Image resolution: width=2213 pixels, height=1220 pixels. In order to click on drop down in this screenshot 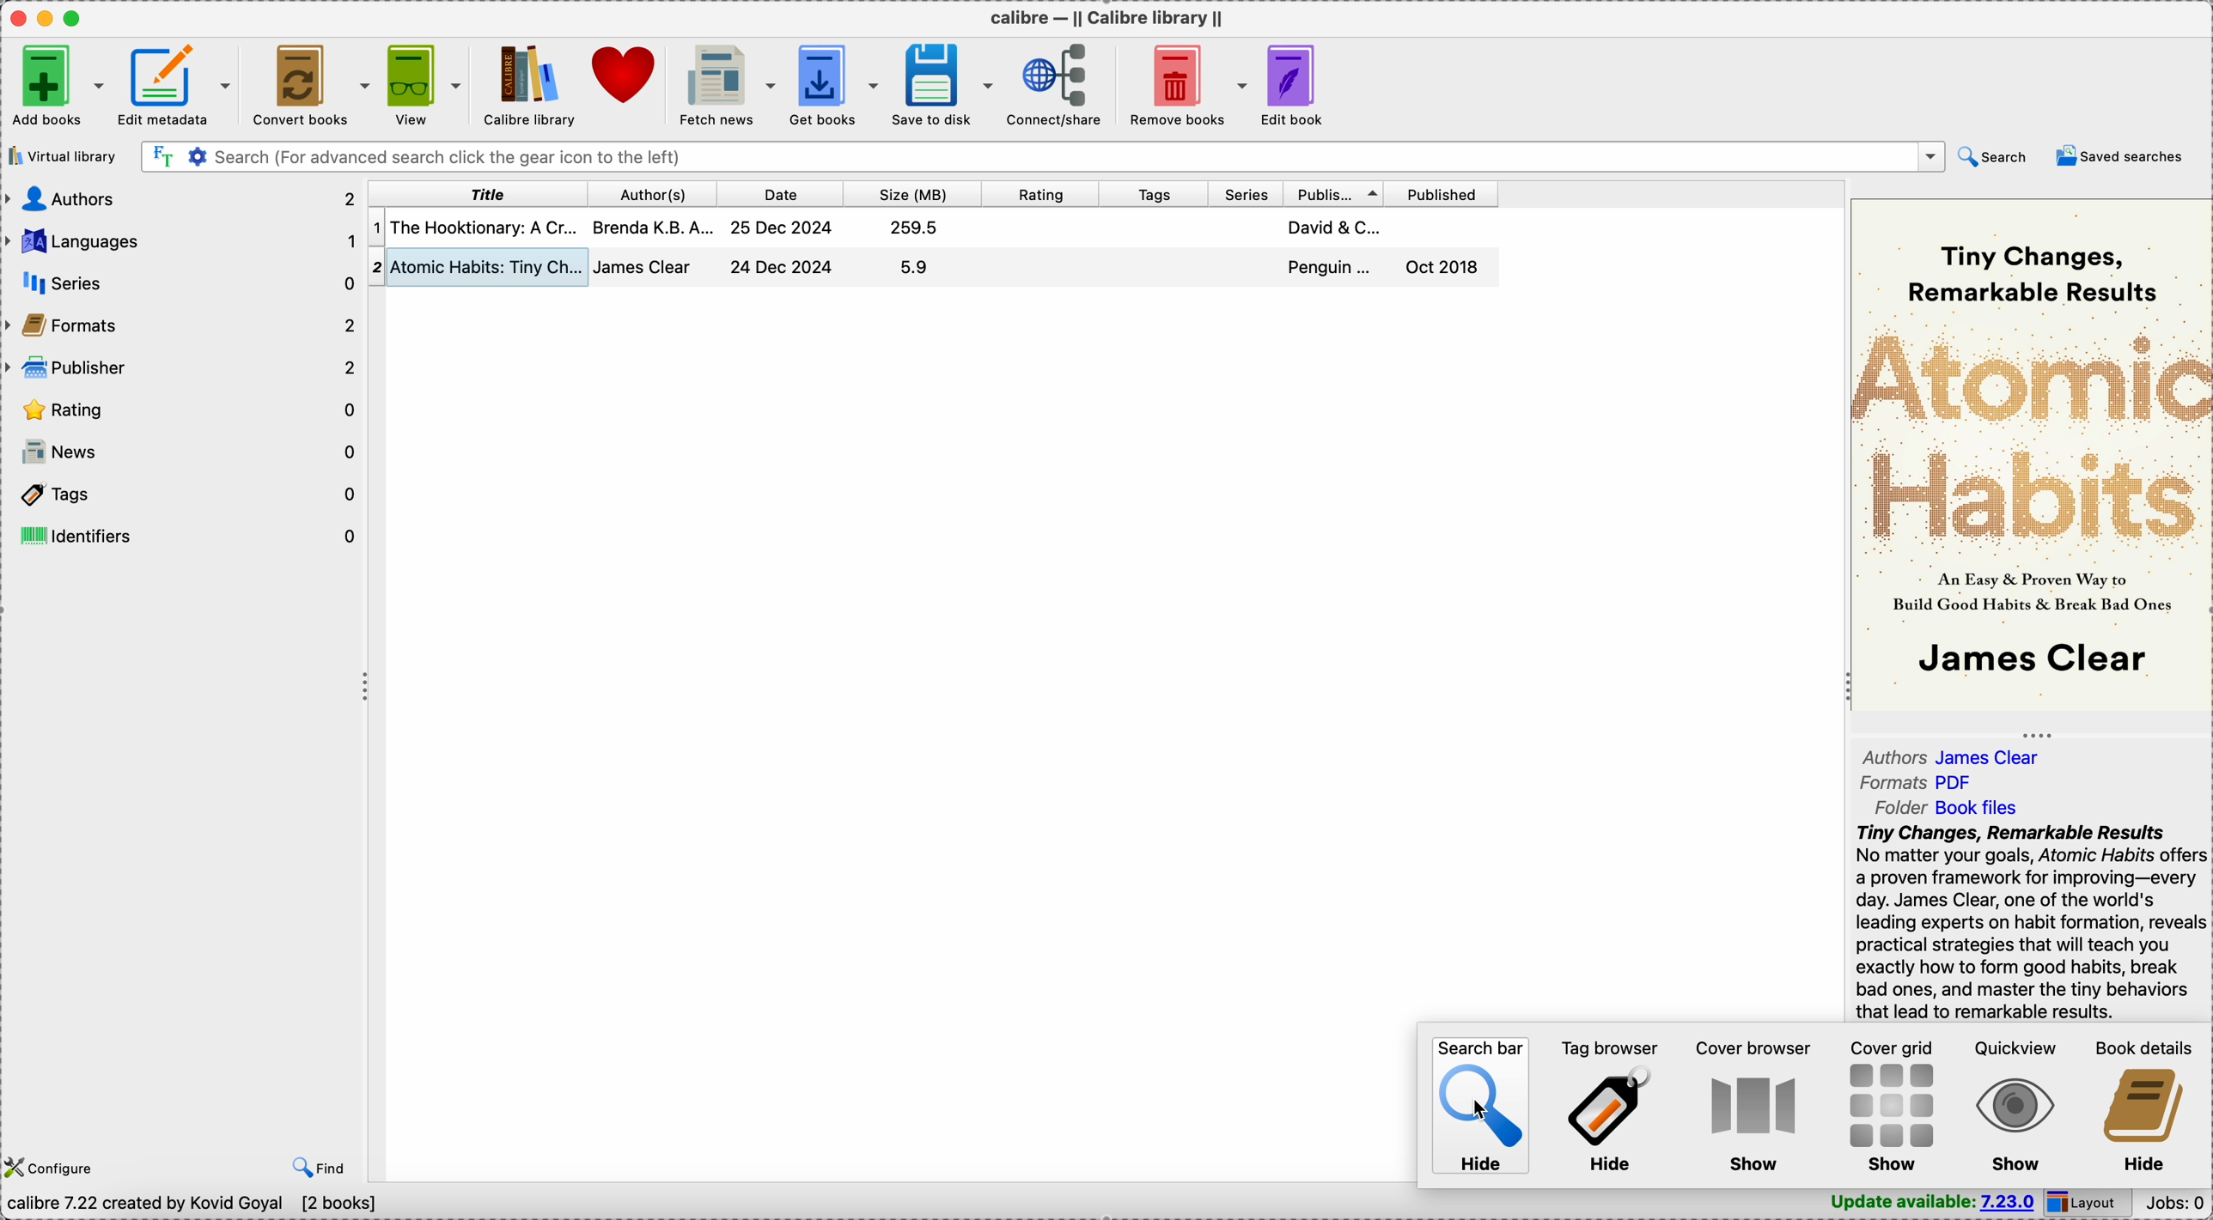, I will do `click(1933, 156)`.